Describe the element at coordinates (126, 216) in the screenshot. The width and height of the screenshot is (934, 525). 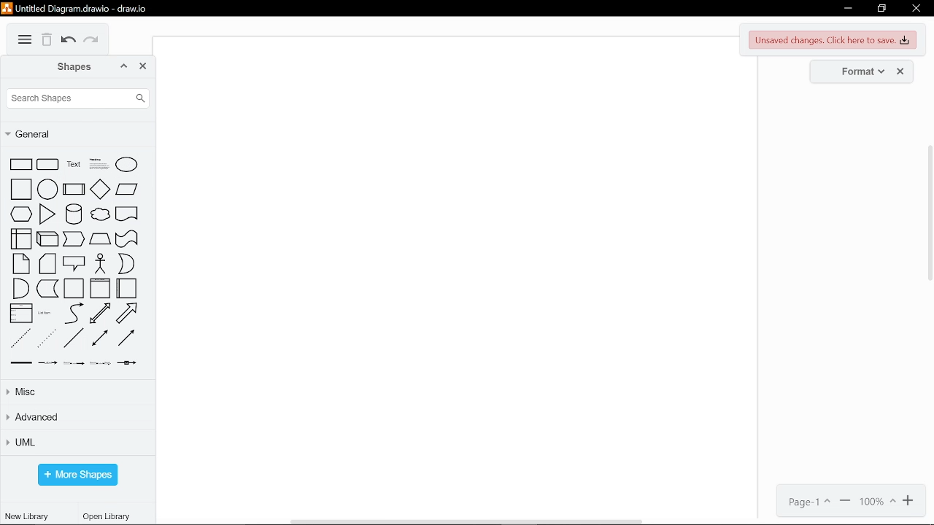
I see `document` at that location.